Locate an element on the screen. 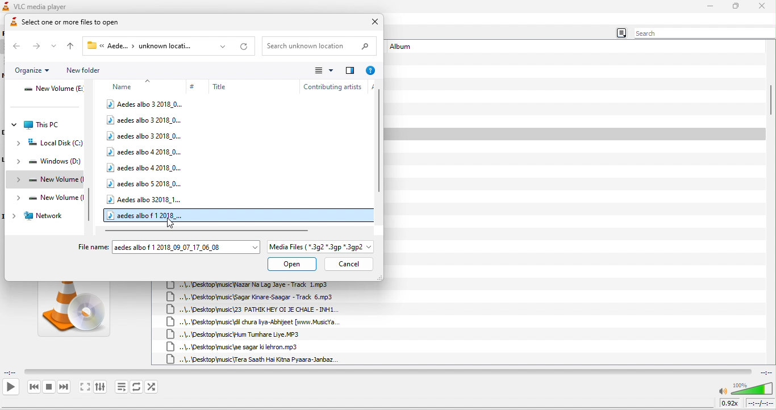 The height and width of the screenshot is (410, 776). ..\..\Desktopmusic\dil chura liya-Abhijeet [www.MusicYa. is located at coordinates (259, 322).